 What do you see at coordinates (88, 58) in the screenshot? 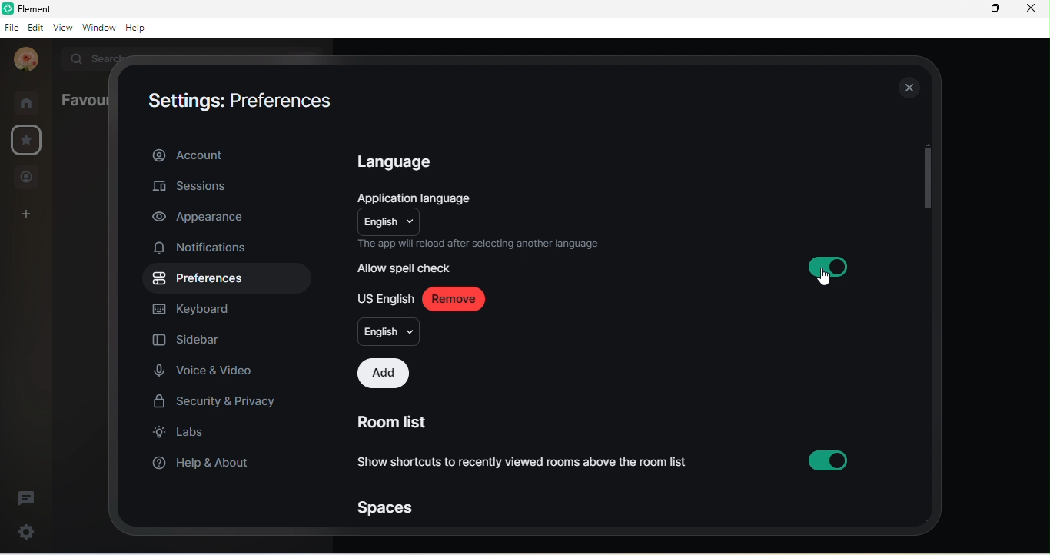
I see `search` at bounding box center [88, 58].